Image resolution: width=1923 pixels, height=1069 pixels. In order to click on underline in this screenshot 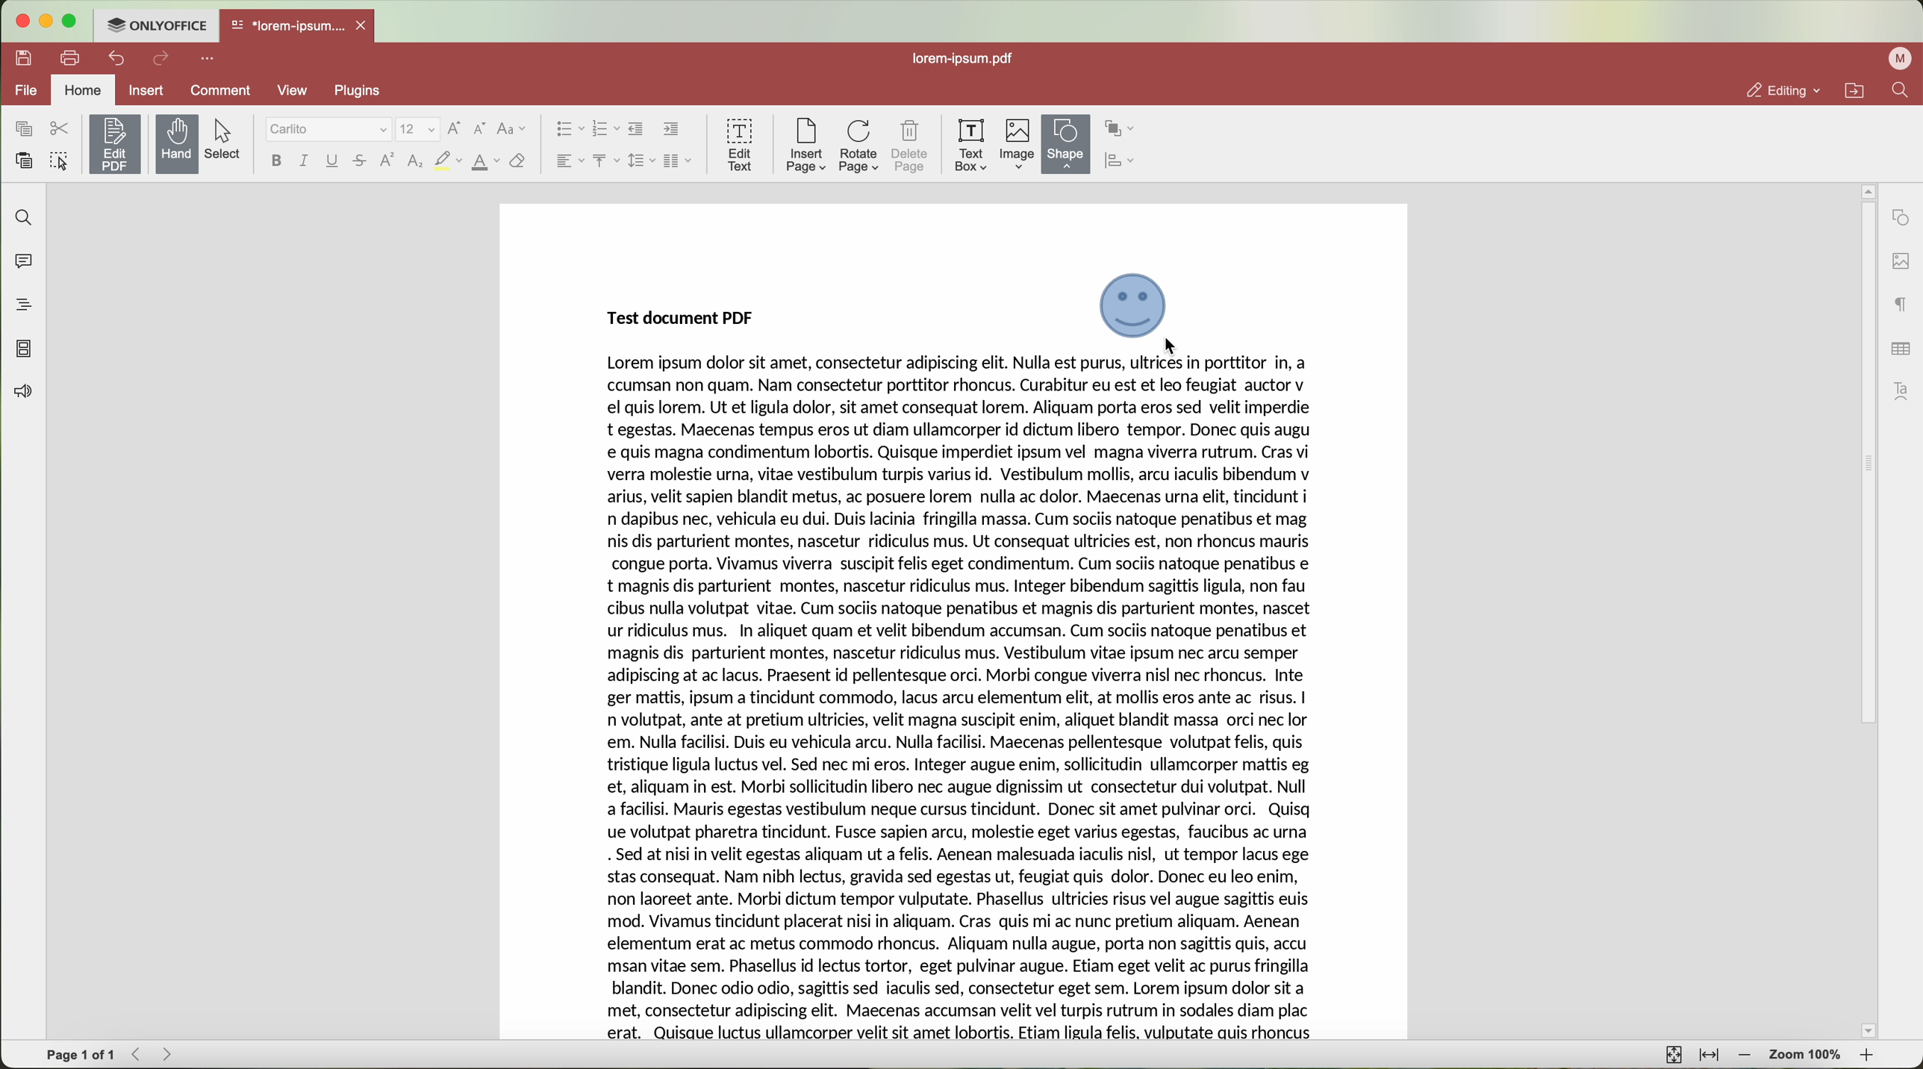, I will do `click(333, 160)`.